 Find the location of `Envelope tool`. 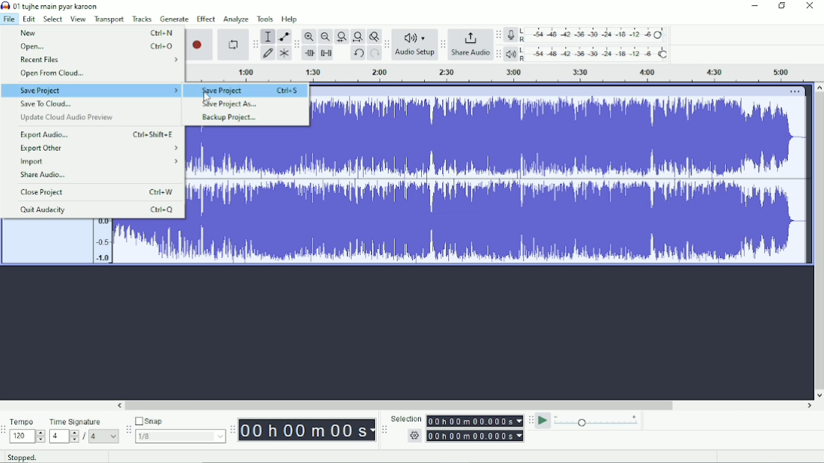

Envelope tool is located at coordinates (284, 37).